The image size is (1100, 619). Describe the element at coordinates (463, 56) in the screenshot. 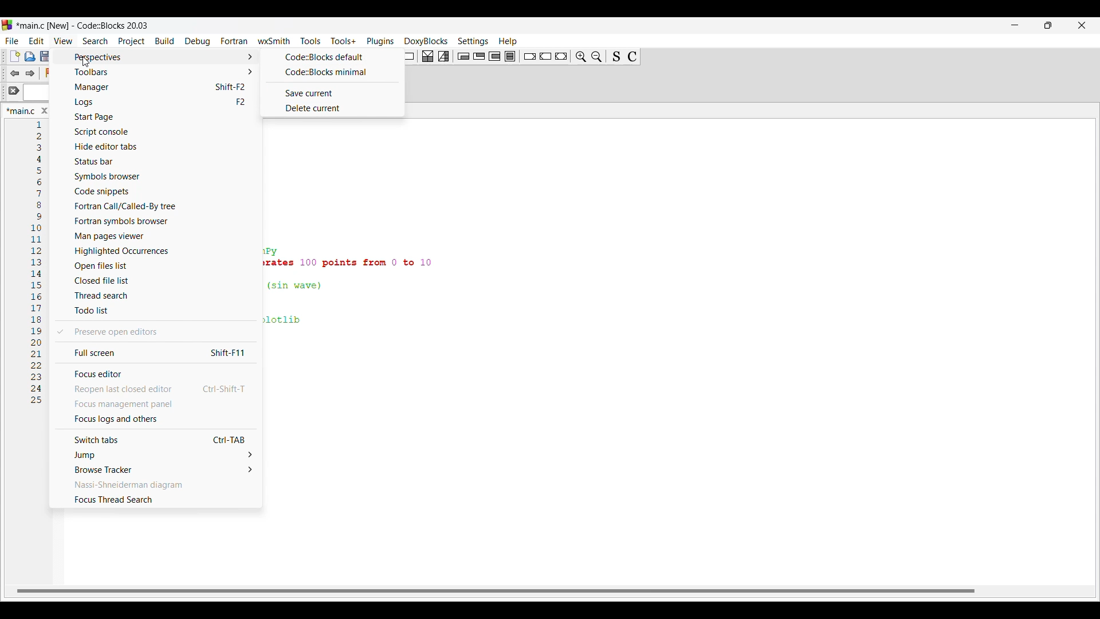

I see `Entry condition loop` at that location.